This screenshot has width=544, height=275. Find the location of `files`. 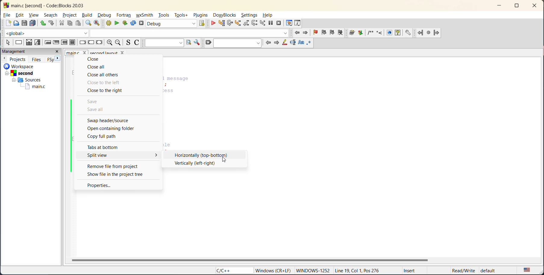

files is located at coordinates (36, 59).